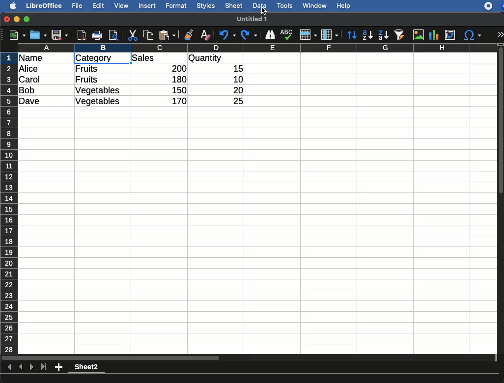  Describe the element at coordinates (147, 5) in the screenshot. I see `insert` at that location.